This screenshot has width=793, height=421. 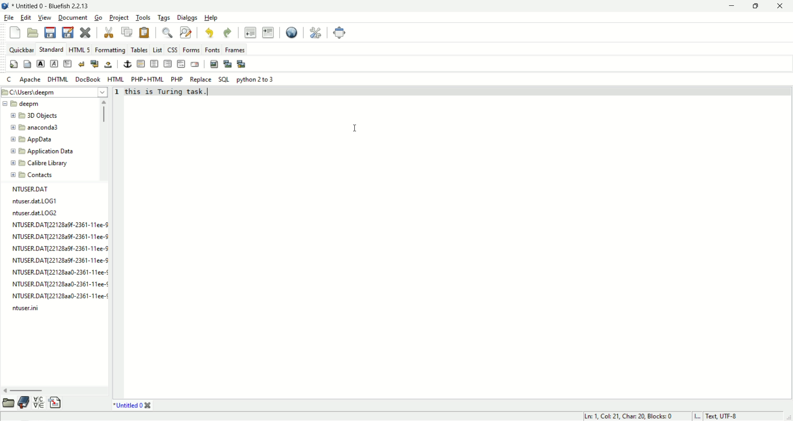 I want to click on c , so click(x=10, y=80).